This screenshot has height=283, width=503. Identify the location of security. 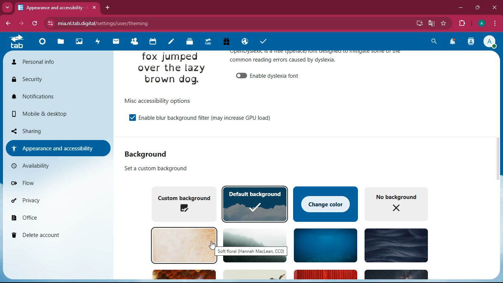
(56, 80).